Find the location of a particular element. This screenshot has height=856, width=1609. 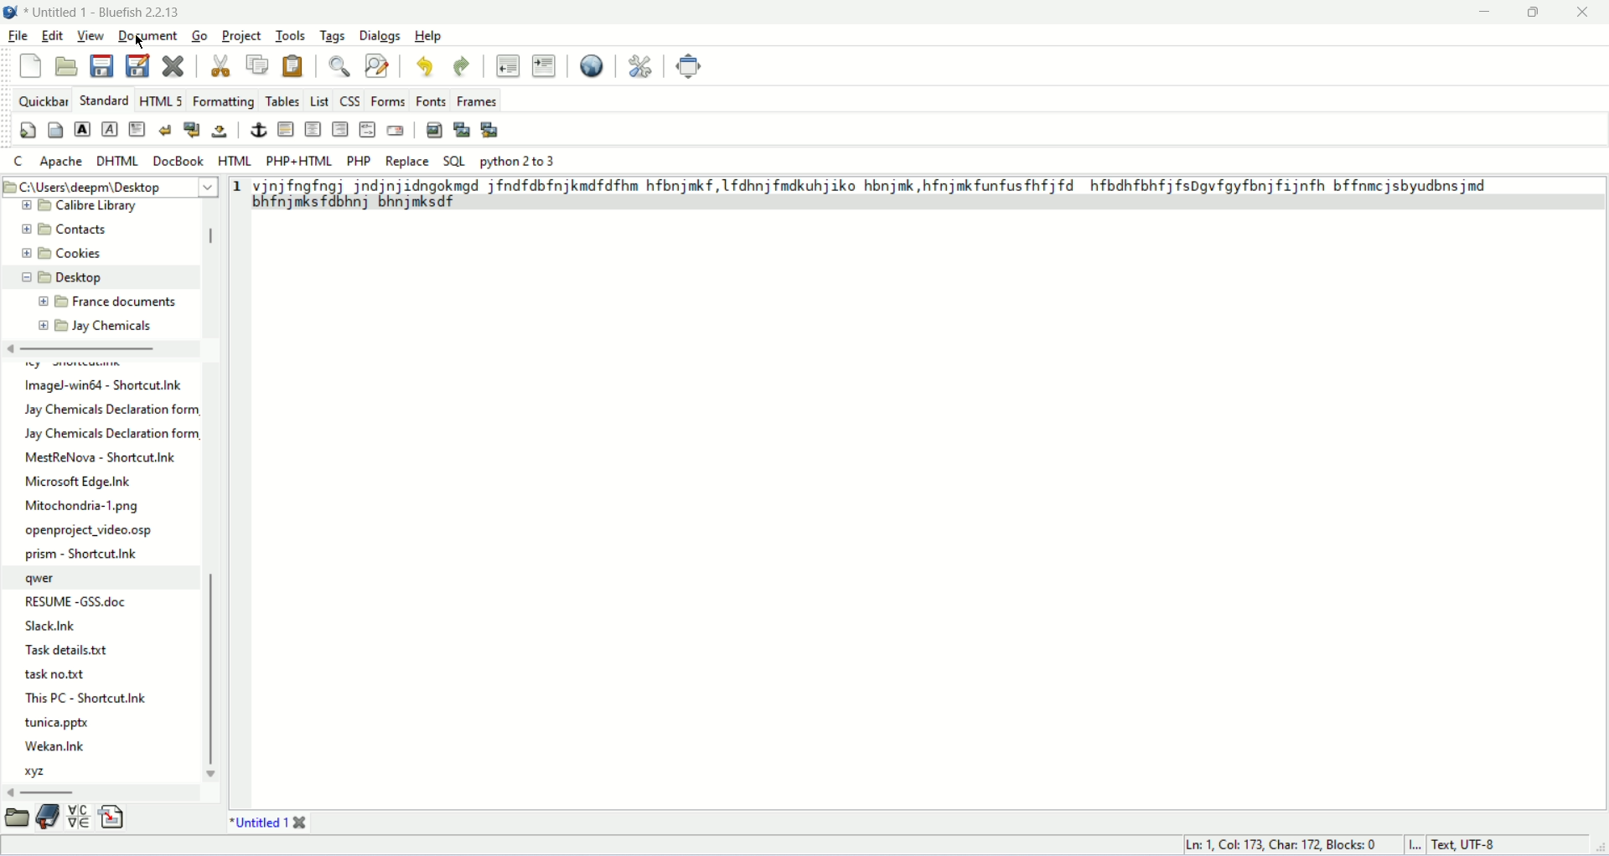

xyz is located at coordinates (39, 774).